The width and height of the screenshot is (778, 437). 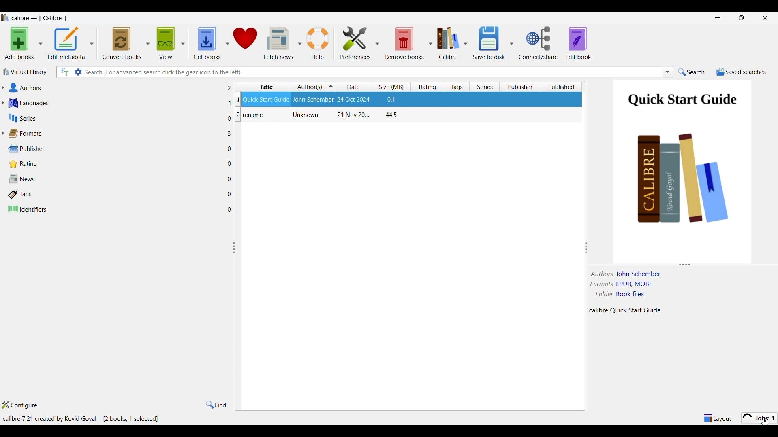 I want to click on Publisher column, so click(x=522, y=86).